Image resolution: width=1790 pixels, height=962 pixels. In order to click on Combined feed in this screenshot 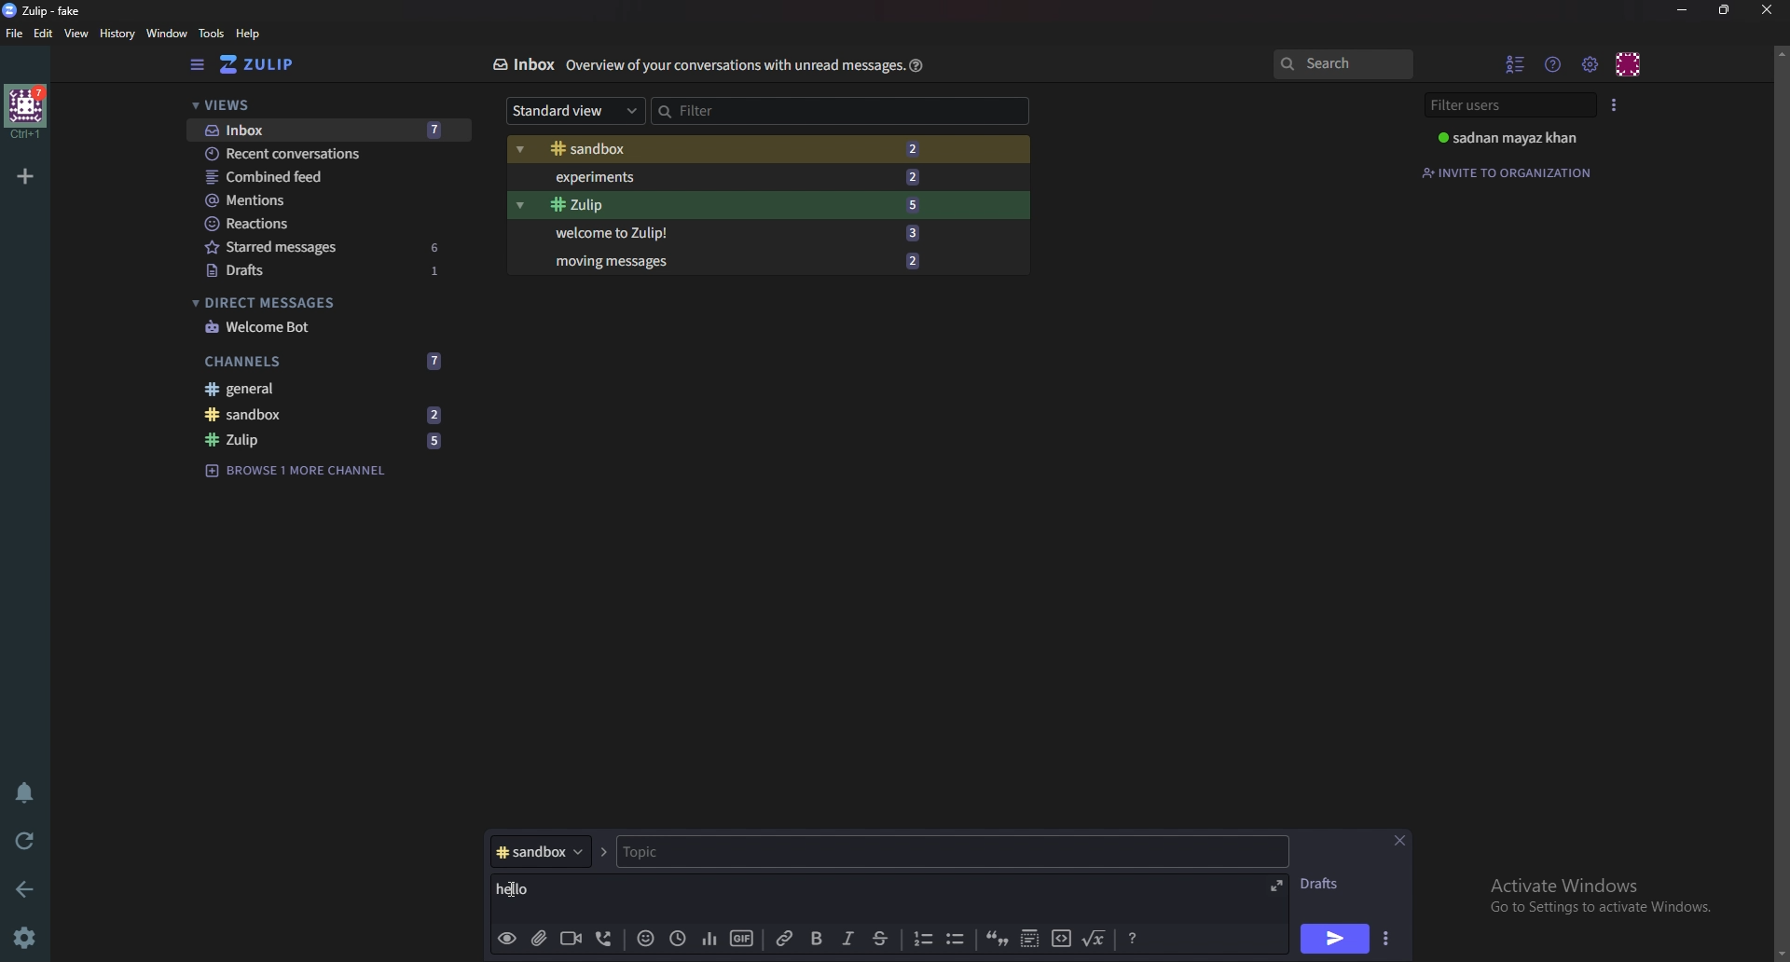, I will do `click(325, 176)`.